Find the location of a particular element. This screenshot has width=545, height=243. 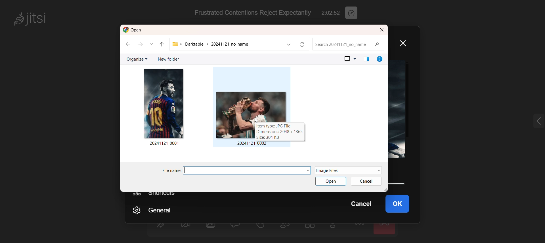

help is located at coordinates (380, 59).